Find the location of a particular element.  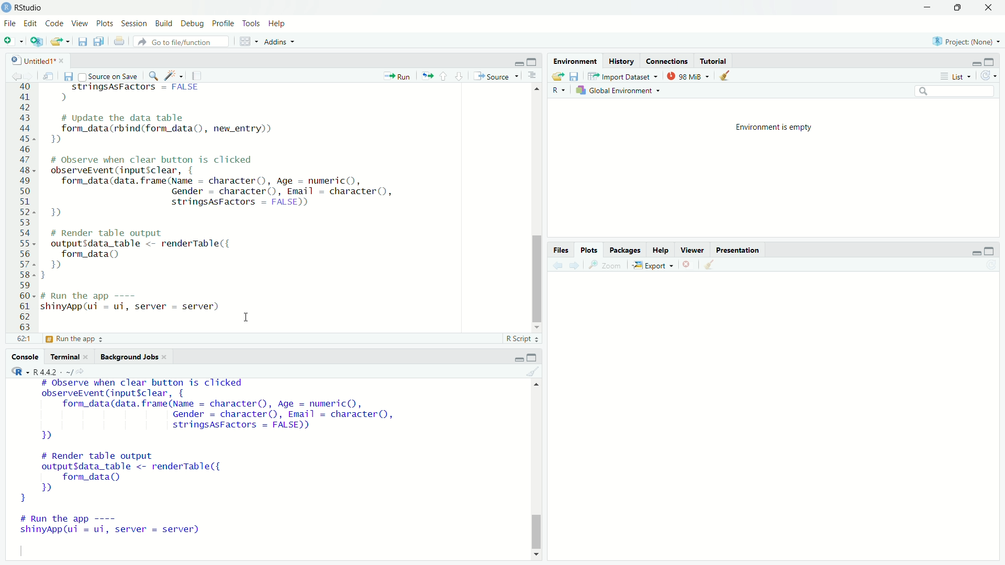

print the current file is located at coordinates (118, 41).